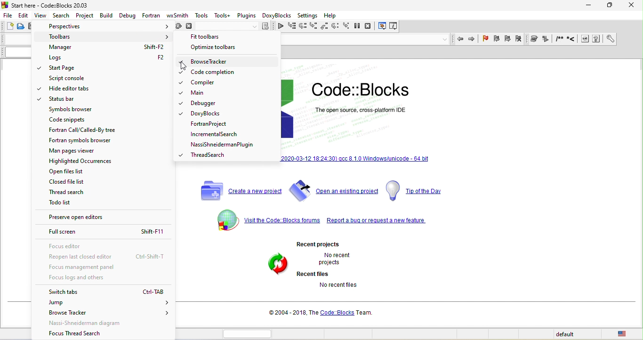  Describe the element at coordinates (281, 28) in the screenshot. I see `continue` at that location.